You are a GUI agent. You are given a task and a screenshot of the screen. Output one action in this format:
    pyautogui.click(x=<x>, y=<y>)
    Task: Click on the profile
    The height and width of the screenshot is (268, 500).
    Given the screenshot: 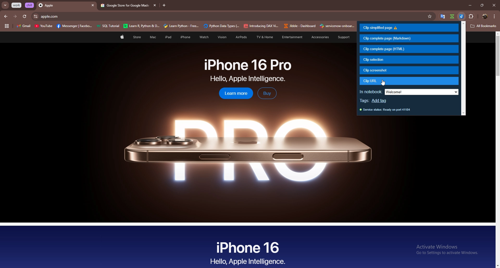 What is the action you would take?
    pyautogui.click(x=484, y=16)
    